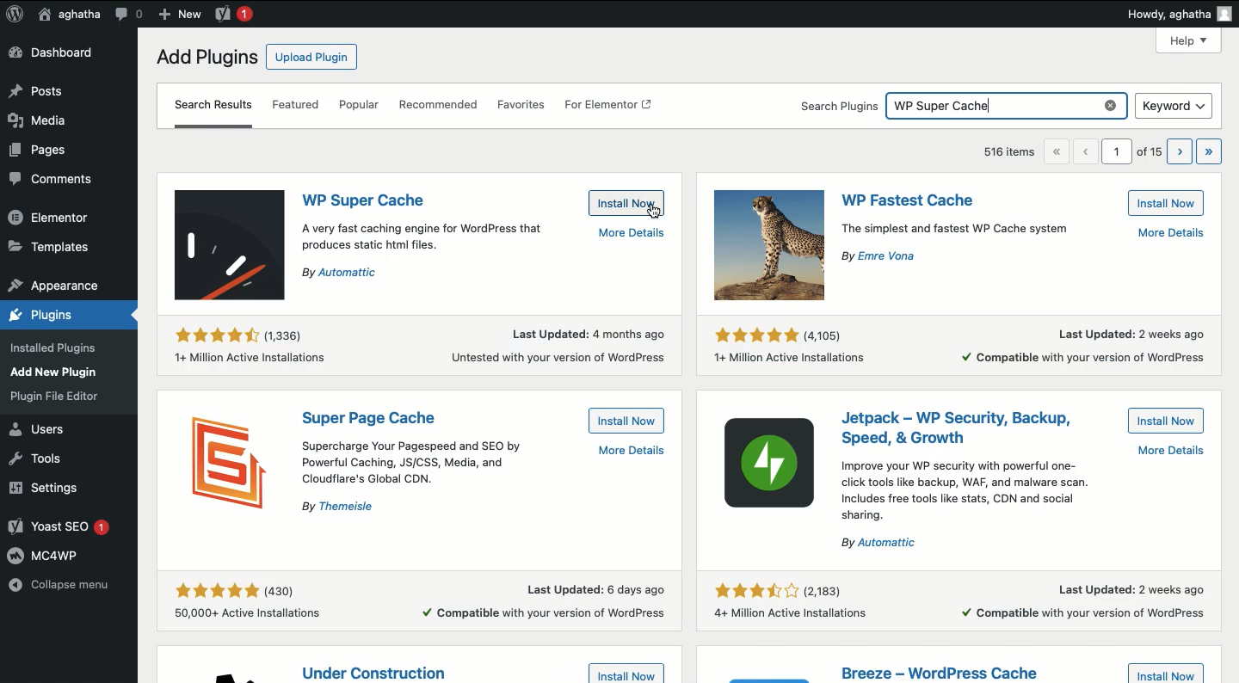 This screenshot has width=1239, height=683. Describe the element at coordinates (1133, 151) in the screenshot. I see `1 of 15` at that location.